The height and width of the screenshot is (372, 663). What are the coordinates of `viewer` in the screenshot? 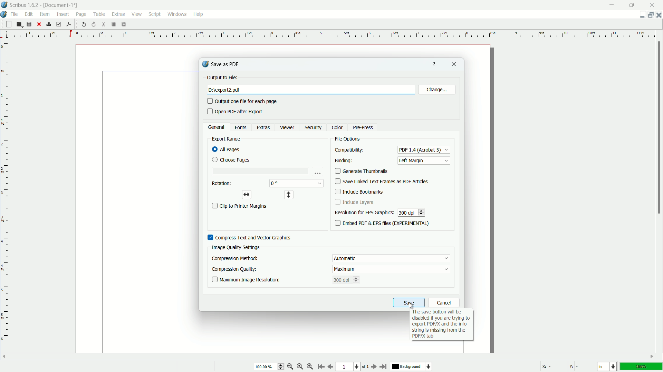 It's located at (287, 128).